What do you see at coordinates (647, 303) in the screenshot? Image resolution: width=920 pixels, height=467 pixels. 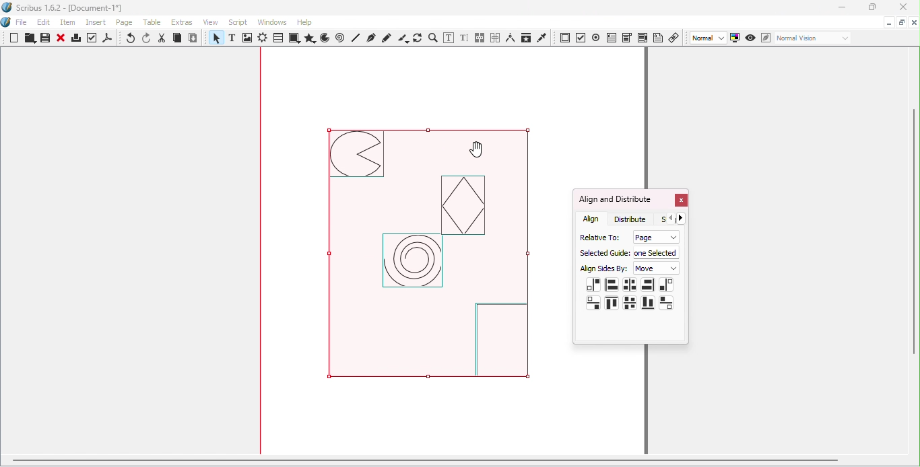 I see `Align bottoms` at bounding box center [647, 303].